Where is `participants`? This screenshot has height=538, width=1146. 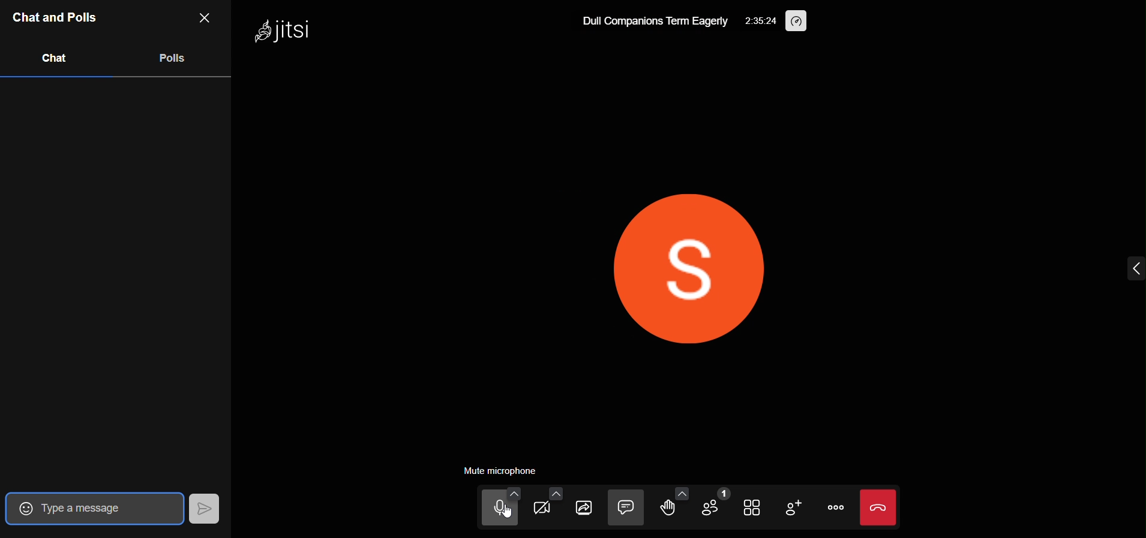
participants is located at coordinates (716, 504).